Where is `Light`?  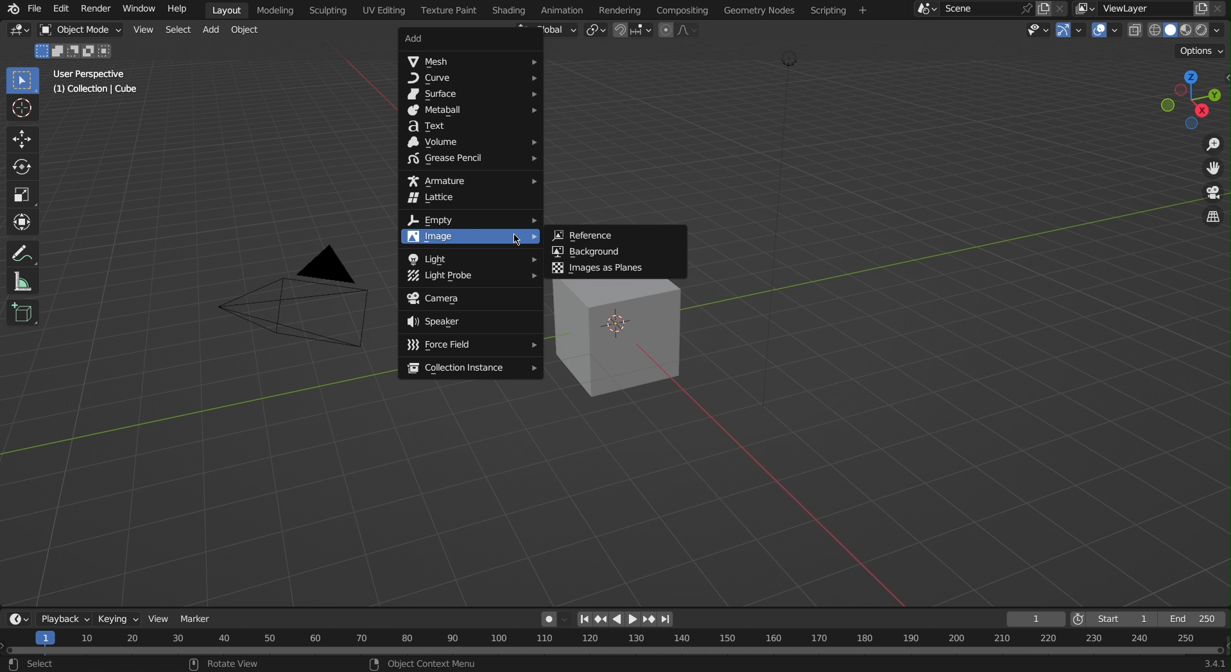
Light is located at coordinates (469, 256).